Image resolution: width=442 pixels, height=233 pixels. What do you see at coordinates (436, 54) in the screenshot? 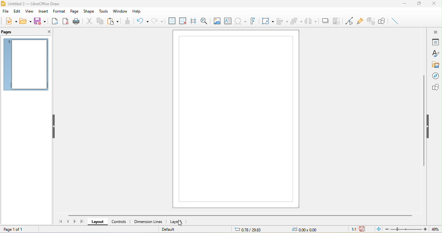
I see `styles` at bounding box center [436, 54].